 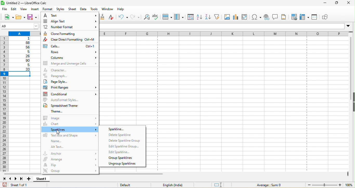 What do you see at coordinates (27, 186) in the screenshot?
I see `sheet 1 of 1` at bounding box center [27, 186].